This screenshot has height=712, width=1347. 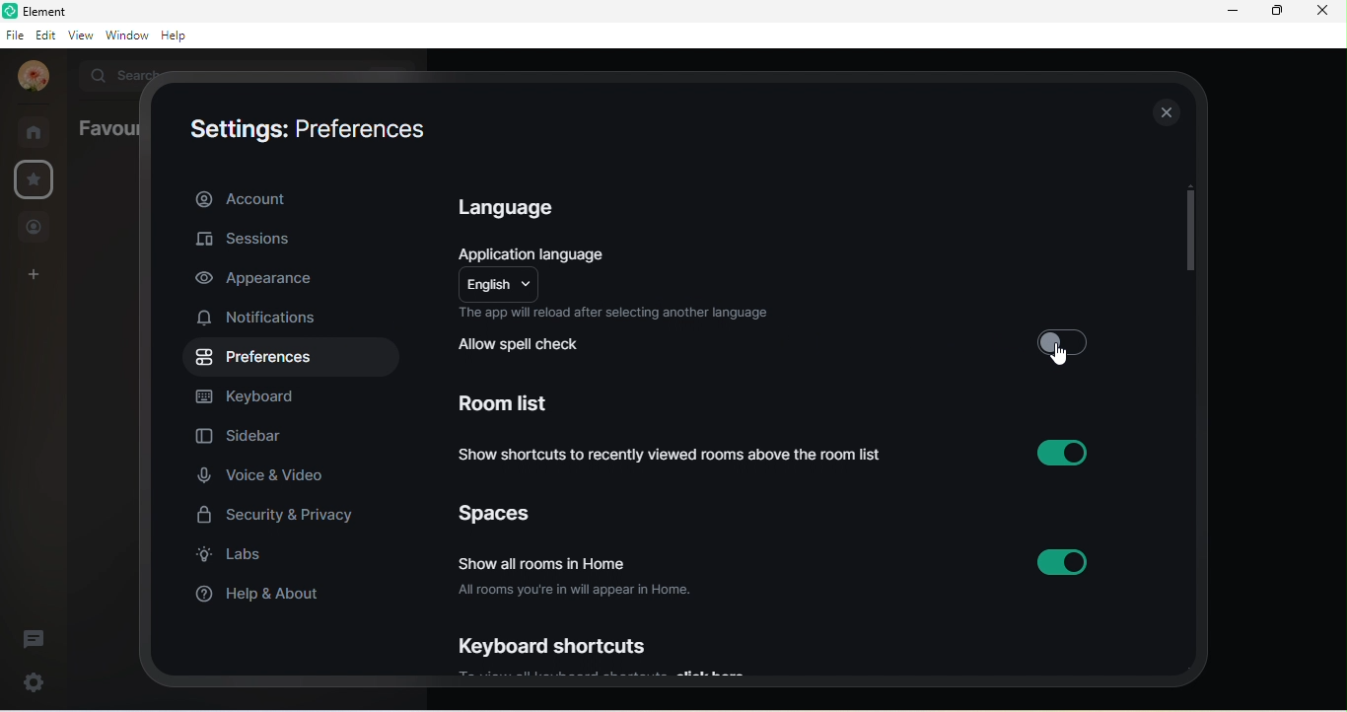 I want to click on labs, so click(x=231, y=554).